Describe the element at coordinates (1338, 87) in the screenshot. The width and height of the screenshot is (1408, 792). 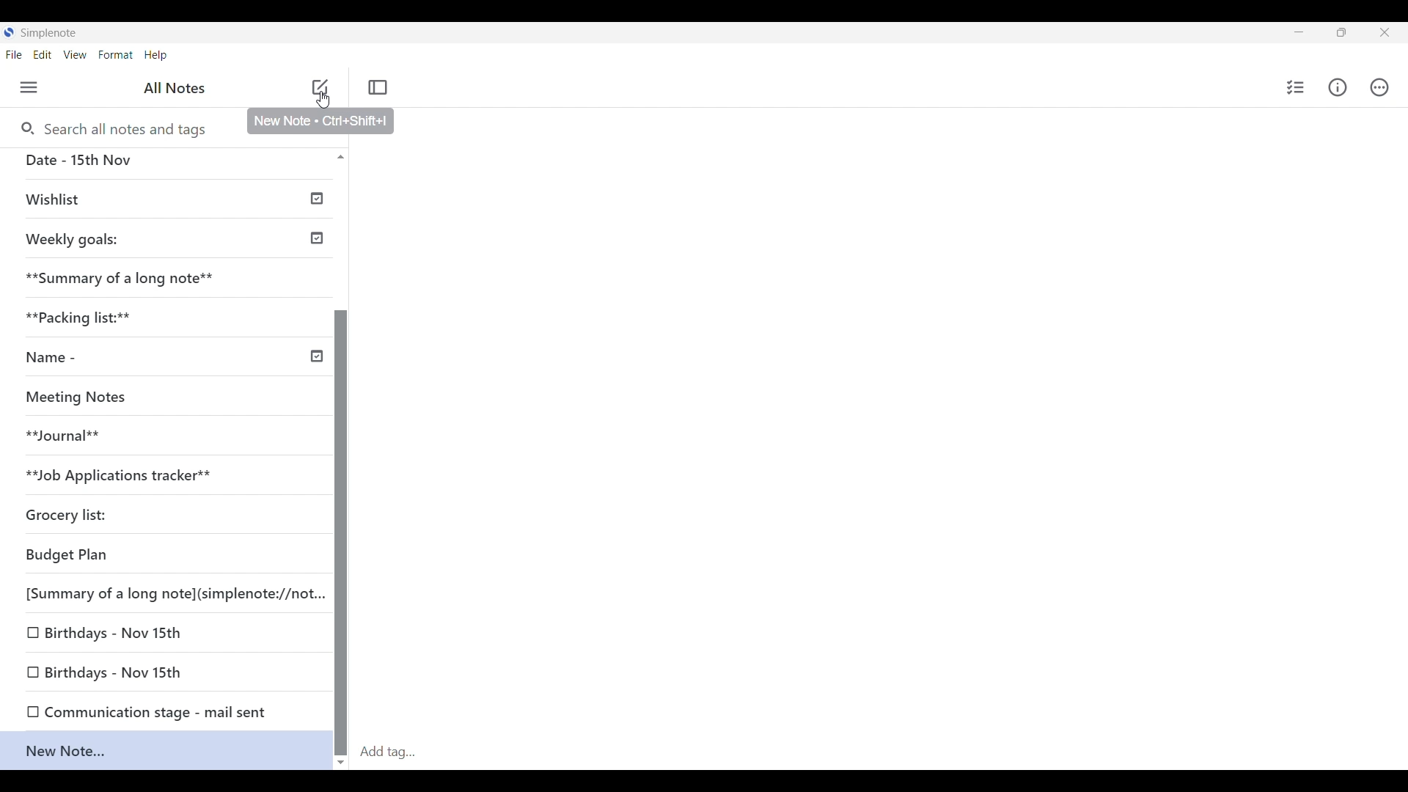
I see `Info` at that location.